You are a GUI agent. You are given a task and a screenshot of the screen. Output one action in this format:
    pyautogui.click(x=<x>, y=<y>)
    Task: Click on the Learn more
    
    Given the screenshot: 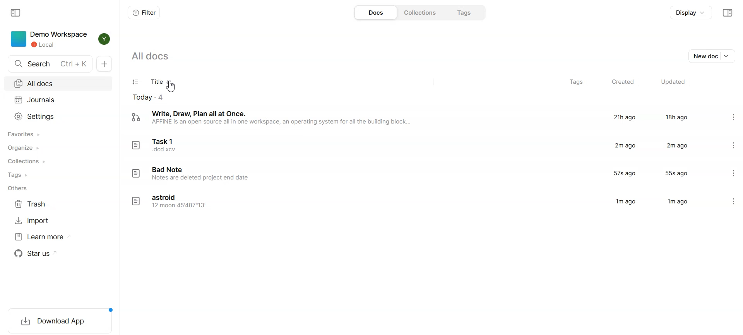 What is the action you would take?
    pyautogui.click(x=41, y=237)
    